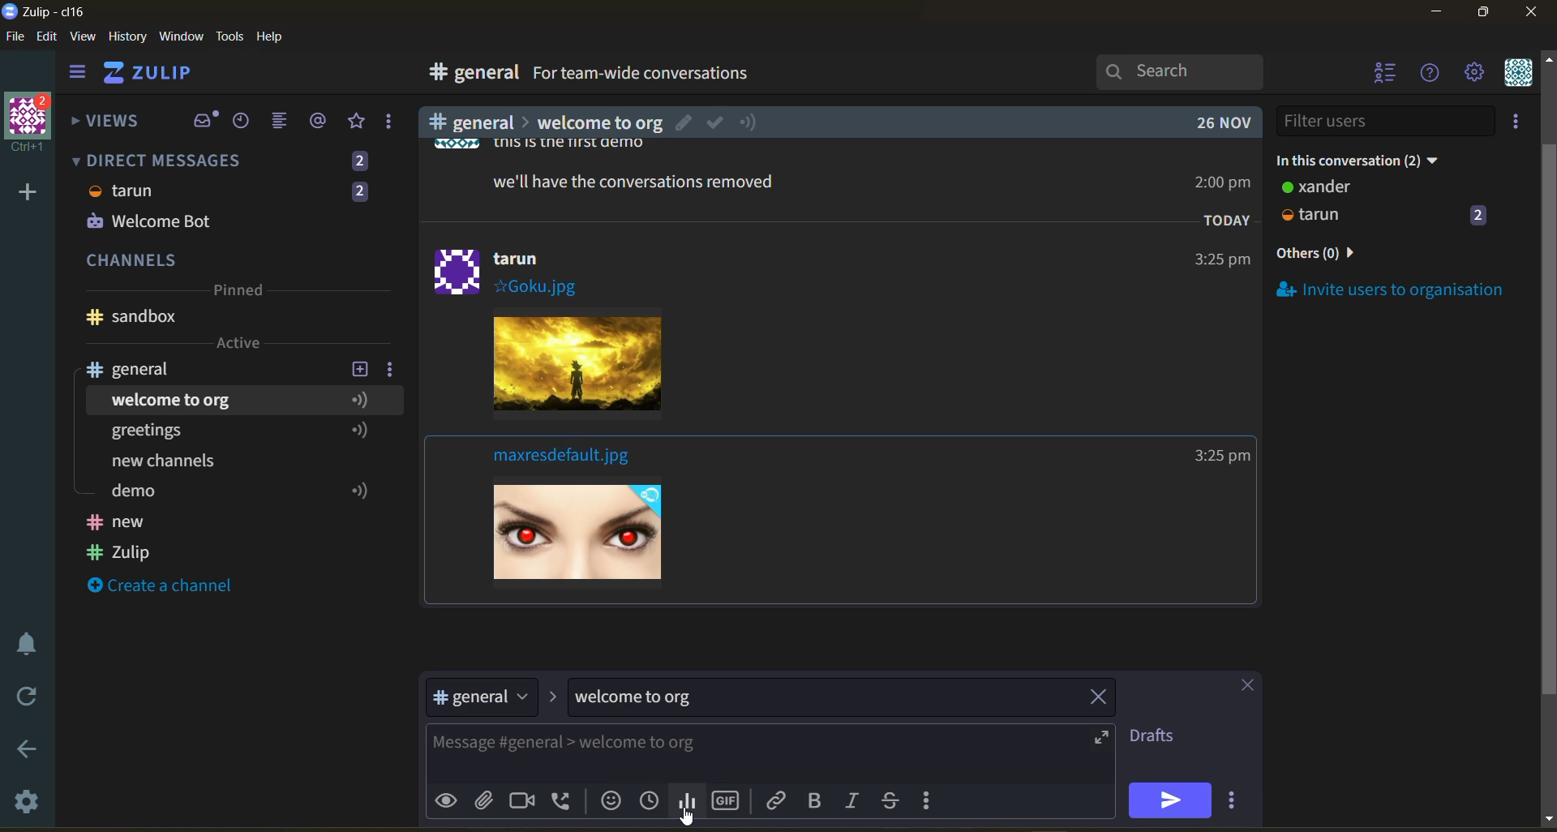 This screenshot has width=1557, height=832. I want to click on , so click(1218, 259).